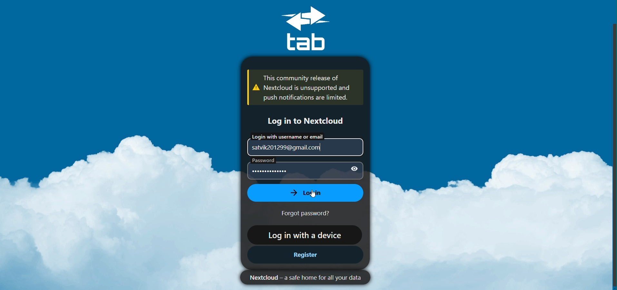 The image size is (617, 290). I want to click on Mouse pointer, so click(316, 193).